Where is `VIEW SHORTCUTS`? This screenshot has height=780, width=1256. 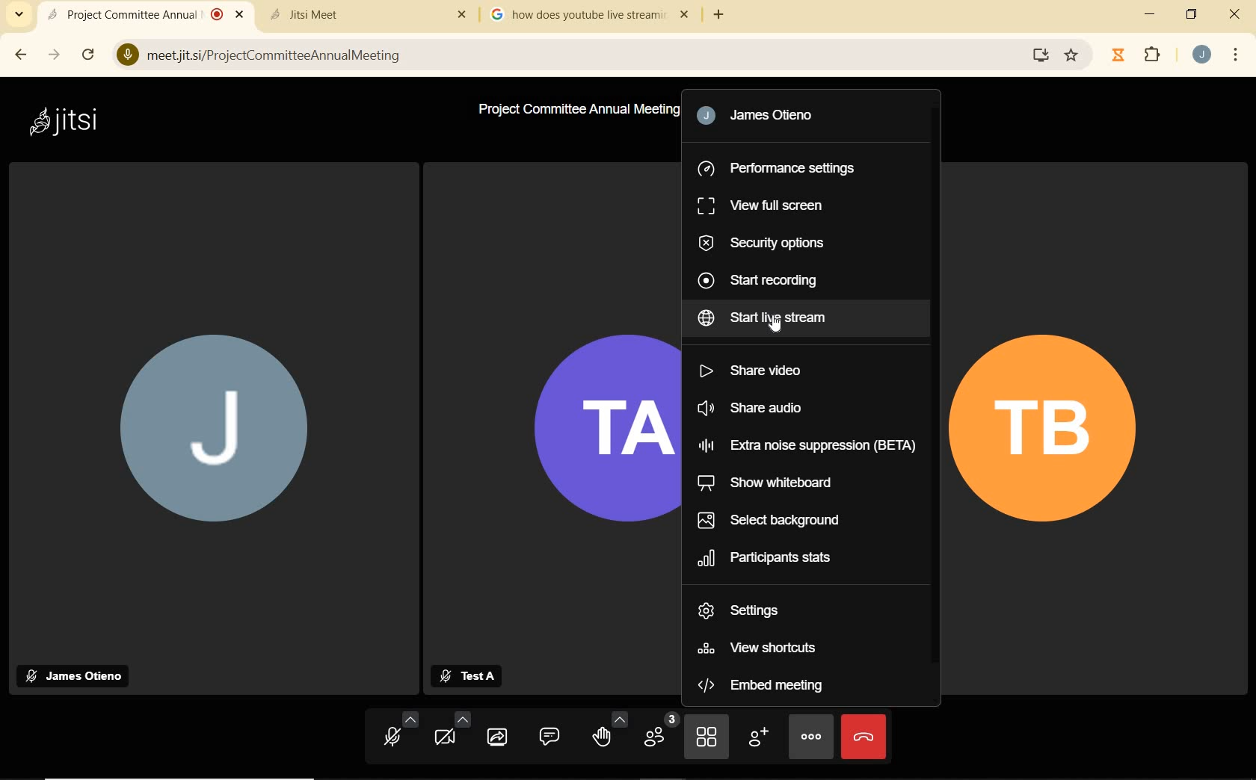
VIEW SHORTCUTS is located at coordinates (766, 649).